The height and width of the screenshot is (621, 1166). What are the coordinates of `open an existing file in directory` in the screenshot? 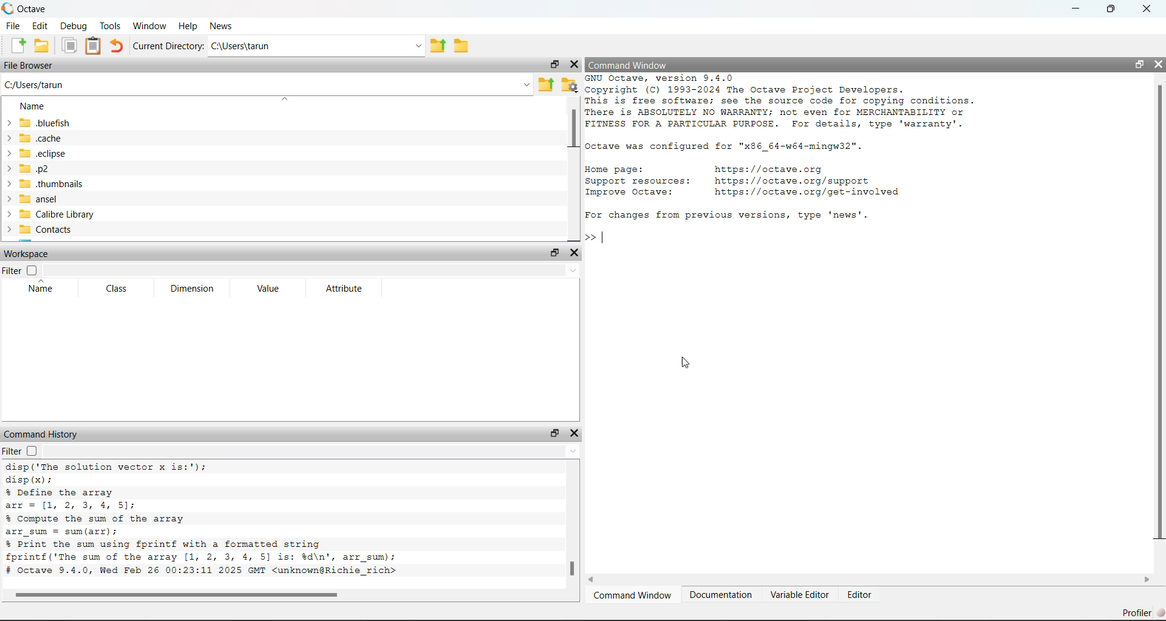 It's located at (42, 46).